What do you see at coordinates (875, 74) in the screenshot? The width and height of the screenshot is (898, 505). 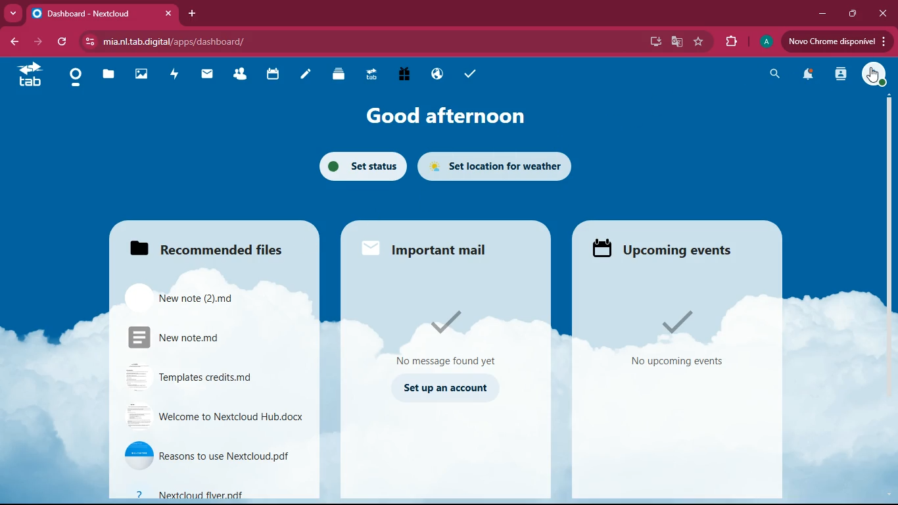 I see `profile` at bounding box center [875, 74].